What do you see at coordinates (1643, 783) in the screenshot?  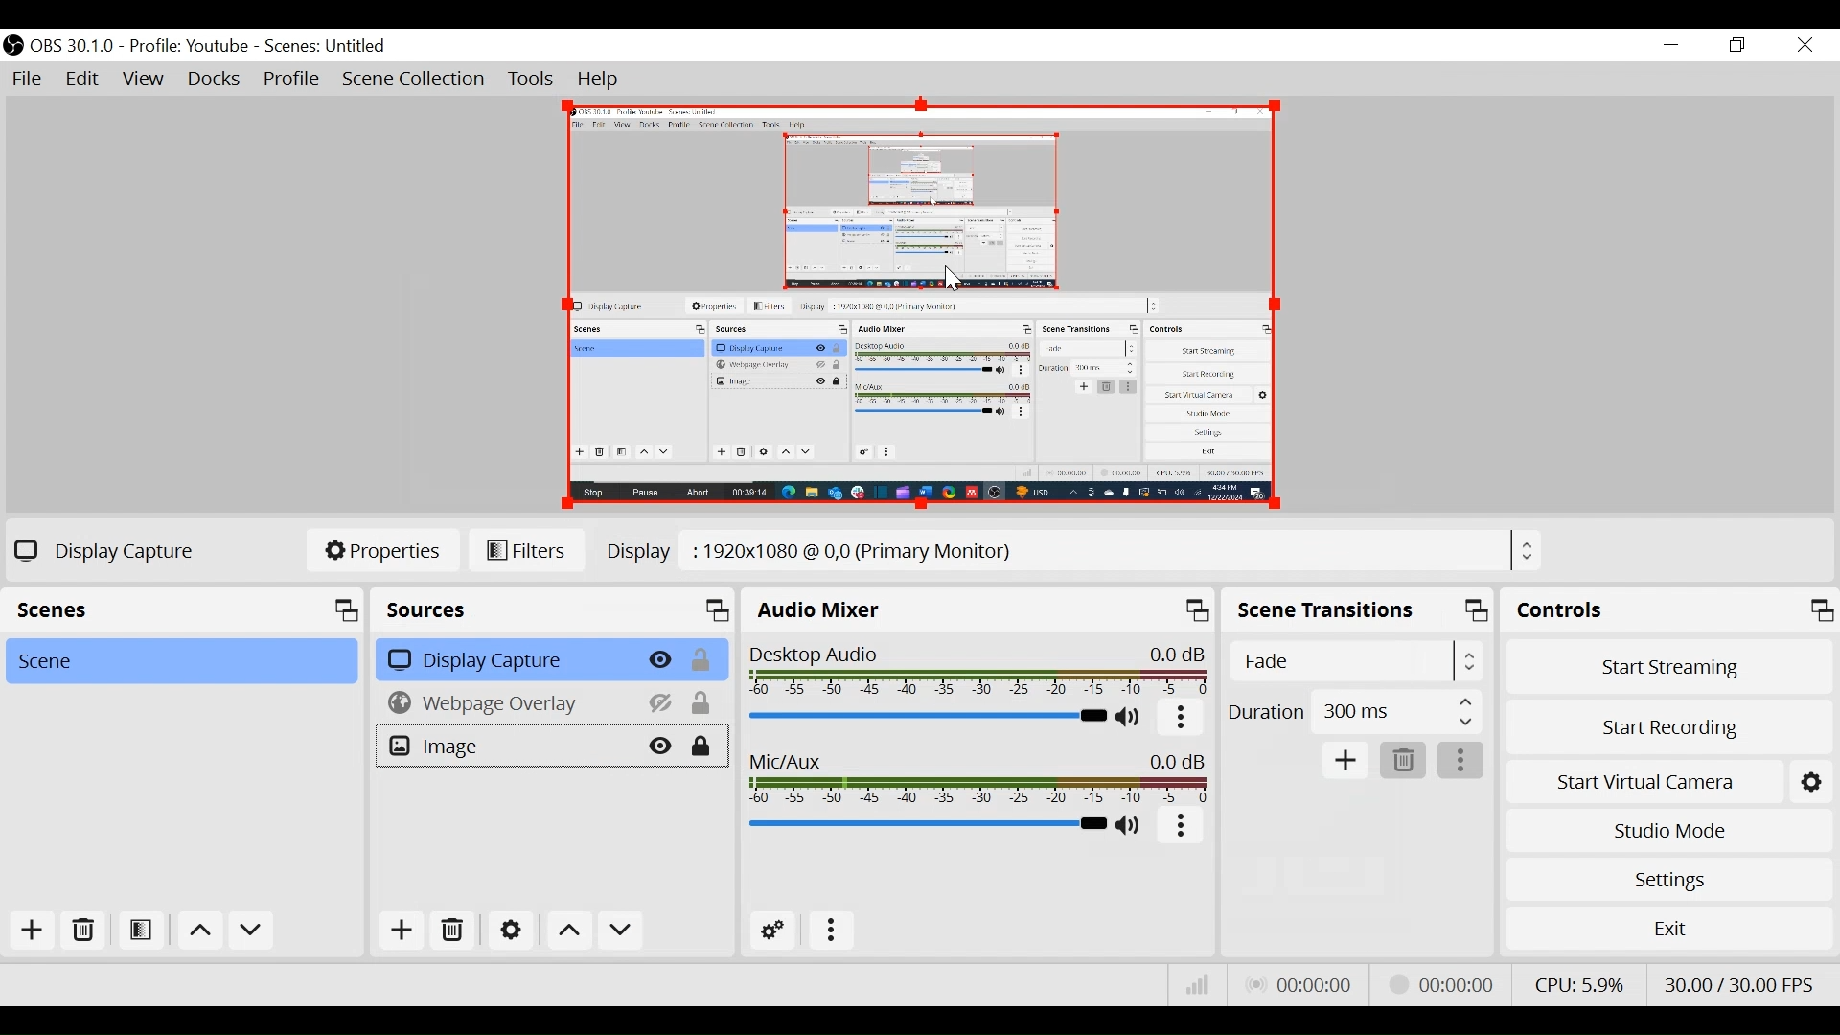 I see `Start Virtual Camera` at bounding box center [1643, 783].